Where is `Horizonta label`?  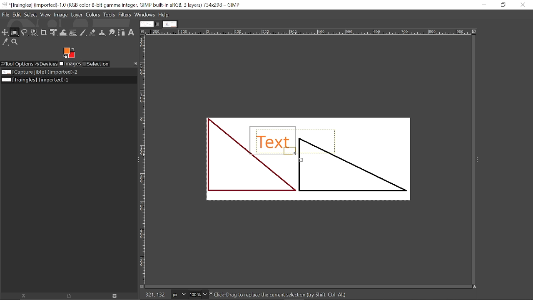
Horizonta label is located at coordinates (308, 32).